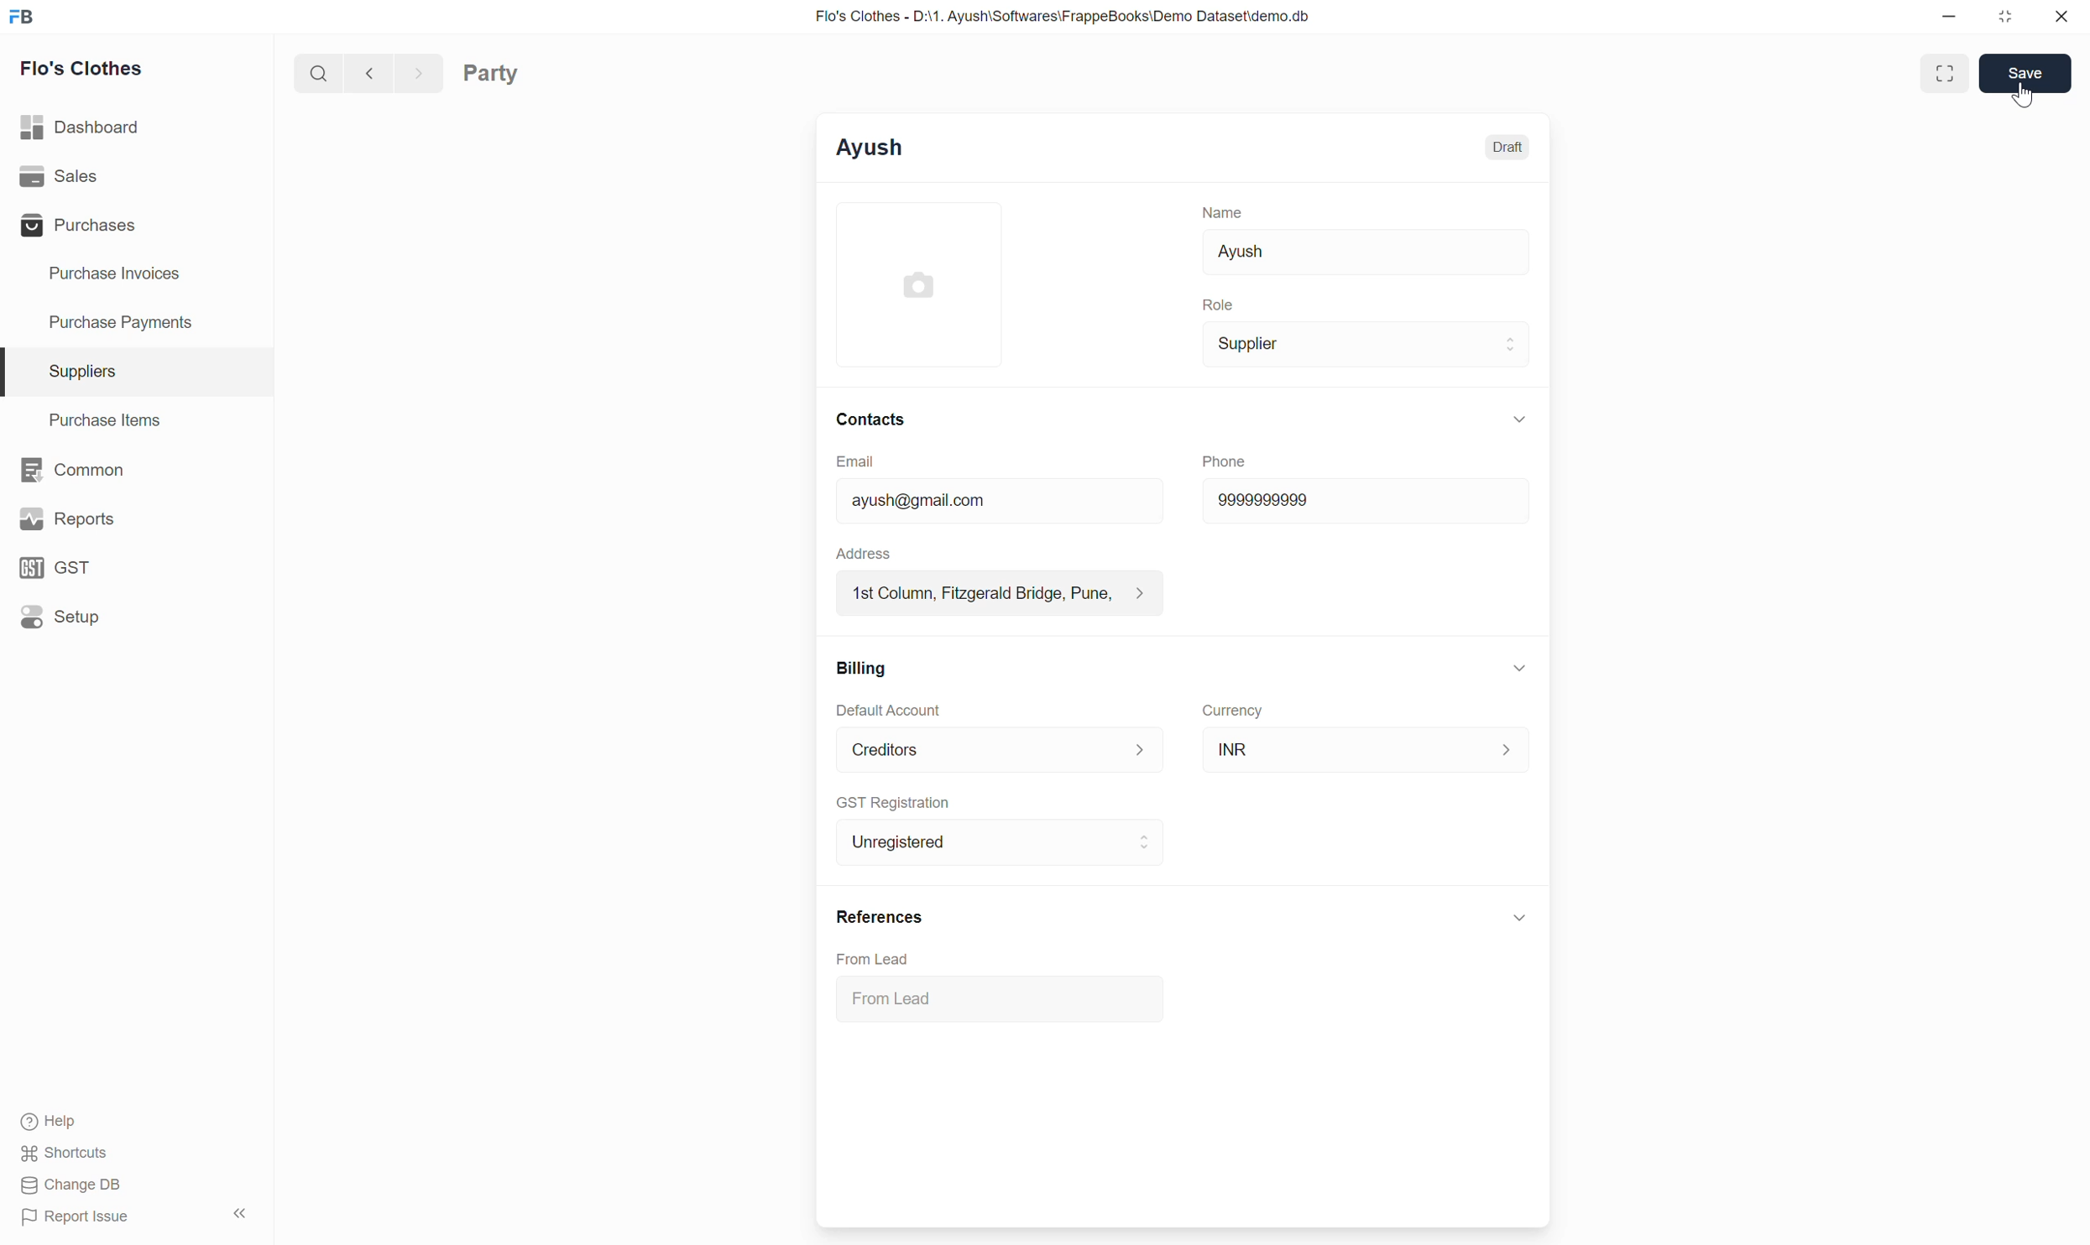  Describe the element at coordinates (65, 1153) in the screenshot. I see `Shortcuts` at that location.